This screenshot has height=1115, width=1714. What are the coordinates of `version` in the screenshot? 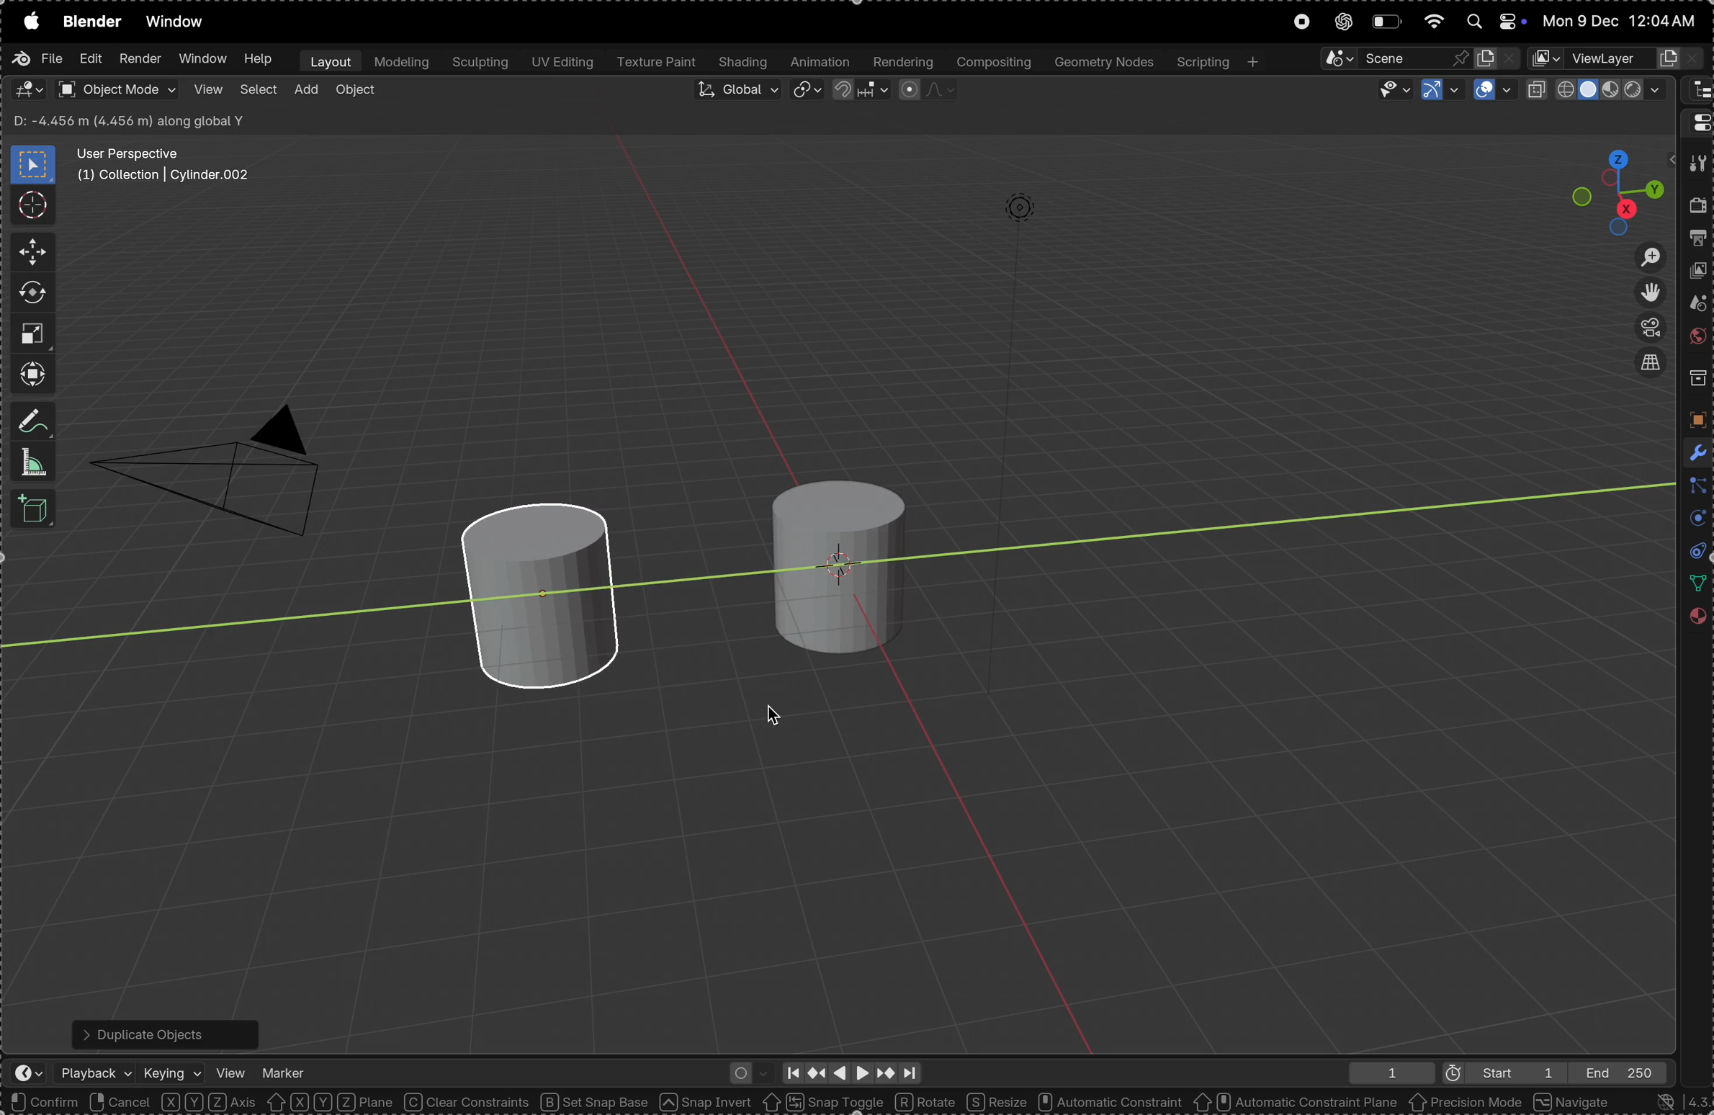 It's located at (1672, 1101).